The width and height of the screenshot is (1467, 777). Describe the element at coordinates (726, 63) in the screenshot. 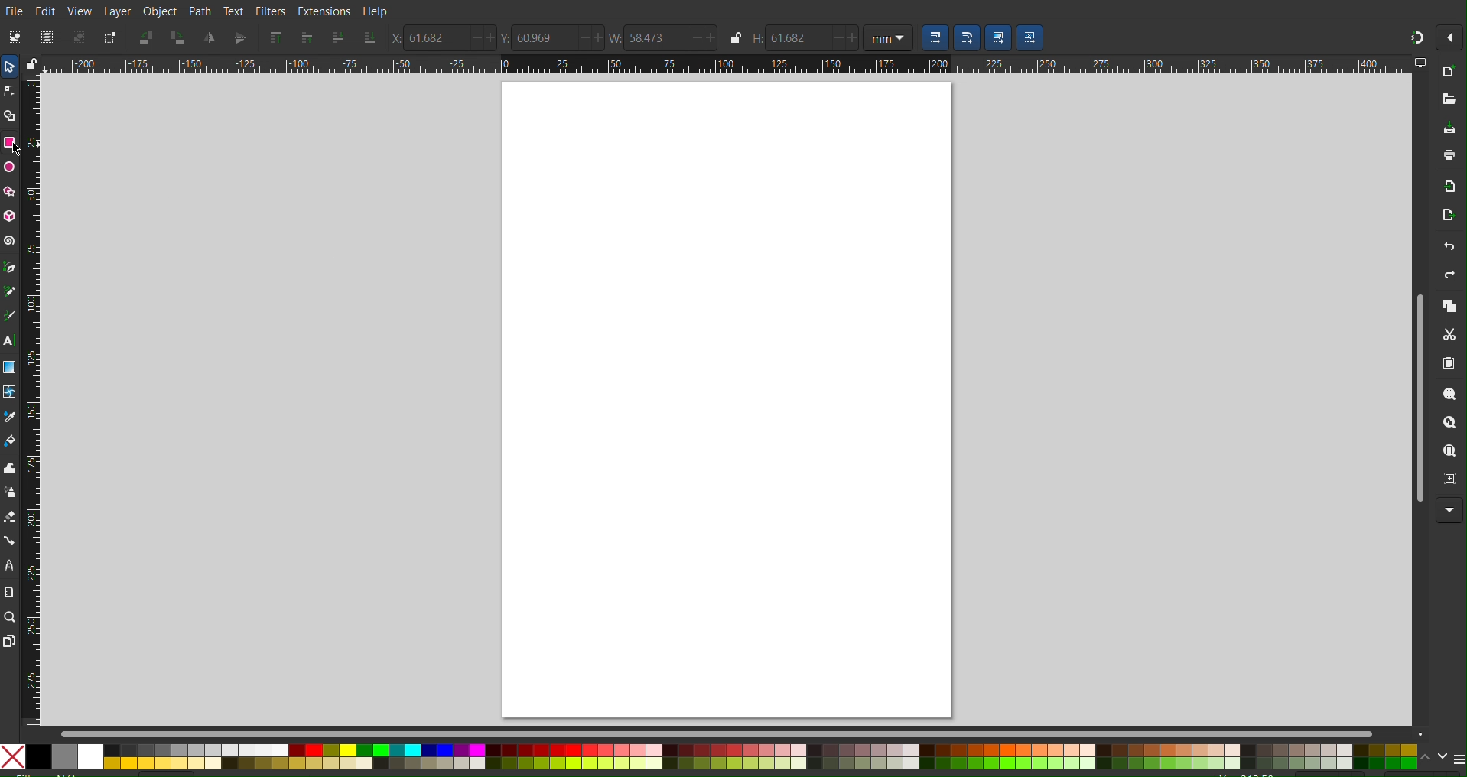

I see `Horizontal Ruler` at that location.